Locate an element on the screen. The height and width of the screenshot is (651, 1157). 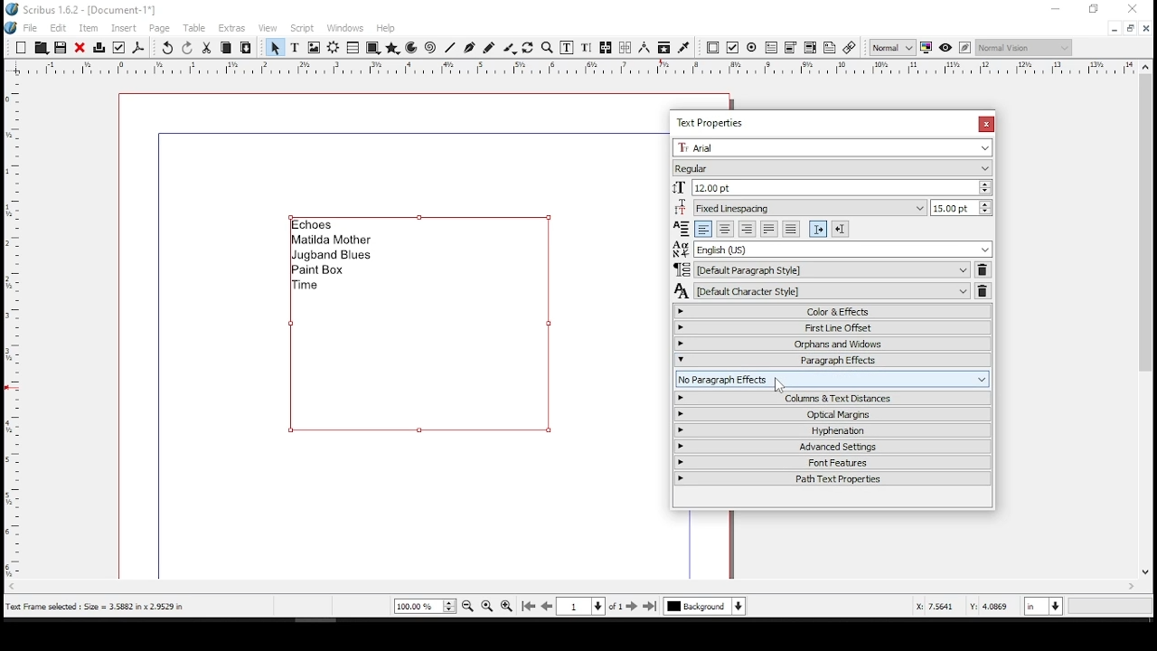
font features is located at coordinates (831, 464).